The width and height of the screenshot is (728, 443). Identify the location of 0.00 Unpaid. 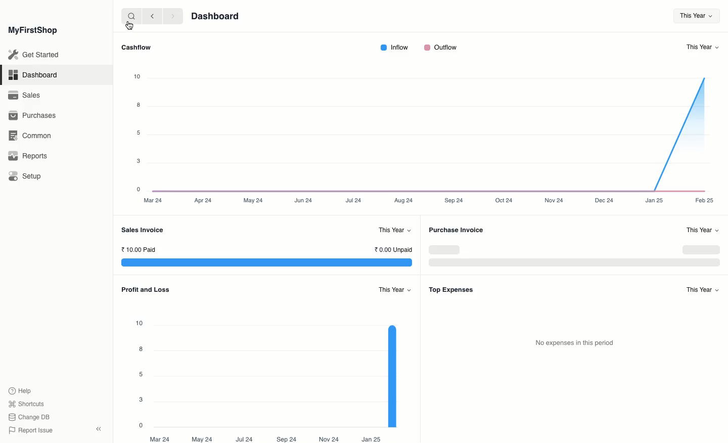
(391, 250).